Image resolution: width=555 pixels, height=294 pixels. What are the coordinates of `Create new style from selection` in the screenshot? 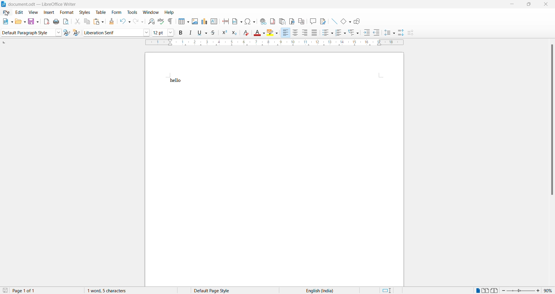 It's located at (77, 33).